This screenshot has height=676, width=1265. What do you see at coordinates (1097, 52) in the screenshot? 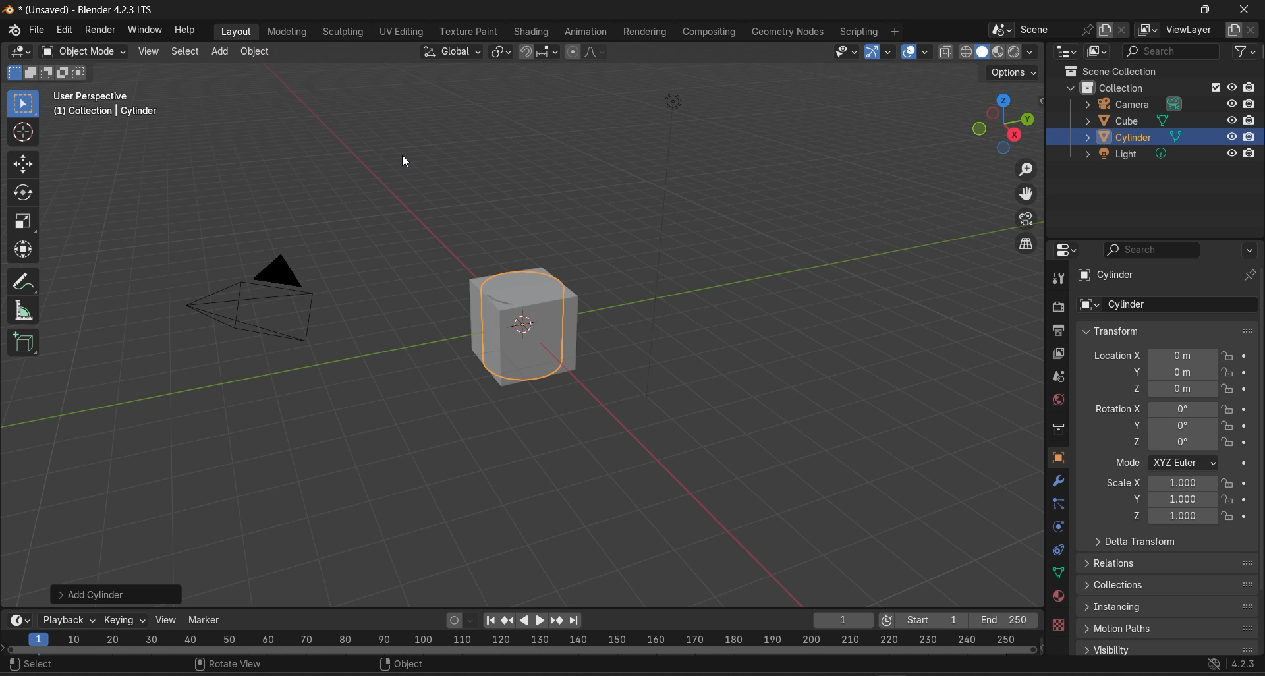
I see `display mode` at bounding box center [1097, 52].